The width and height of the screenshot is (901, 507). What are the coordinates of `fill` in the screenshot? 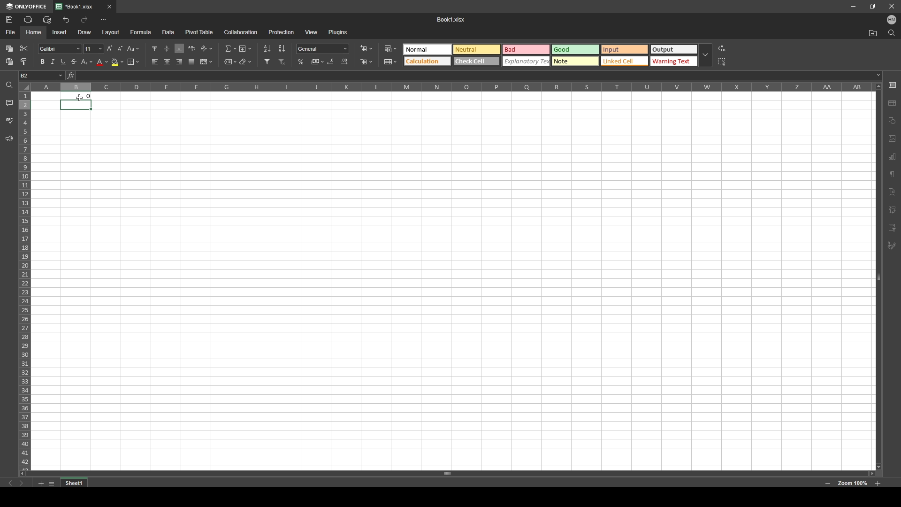 It's located at (245, 47).